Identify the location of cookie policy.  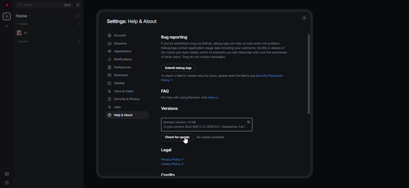
(172, 164).